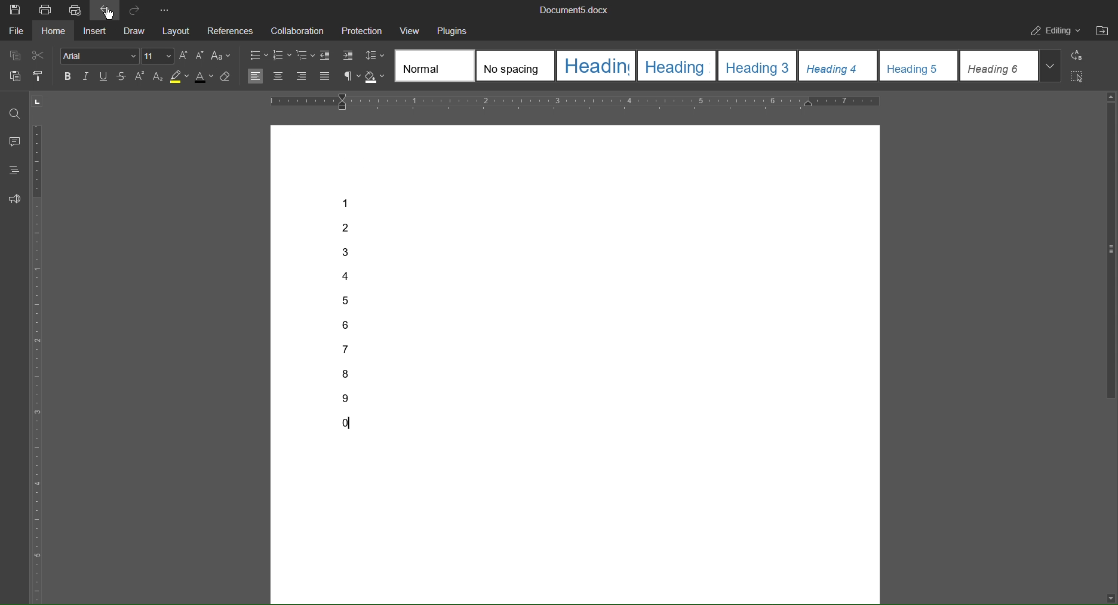  Describe the element at coordinates (347, 55) in the screenshot. I see `Increase Indent` at that location.